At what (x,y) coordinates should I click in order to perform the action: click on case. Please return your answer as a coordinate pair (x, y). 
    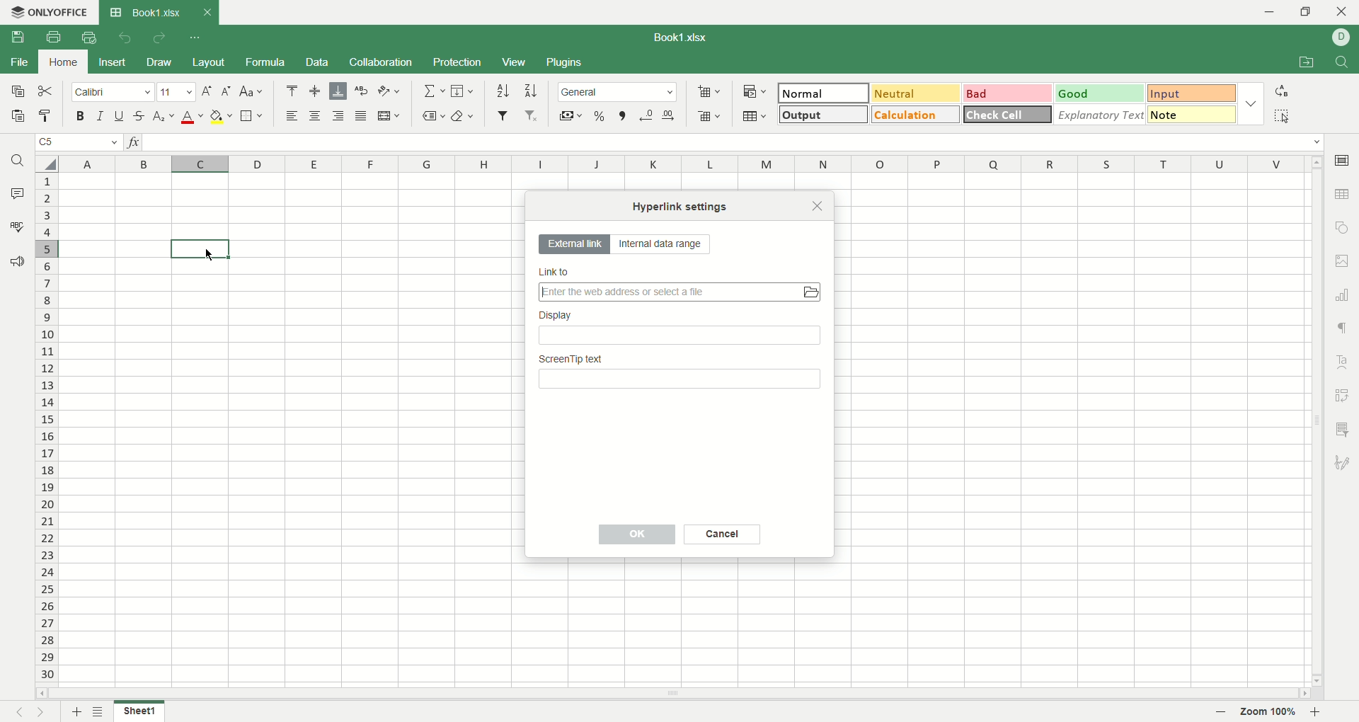
    Looking at the image, I should click on (252, 91).